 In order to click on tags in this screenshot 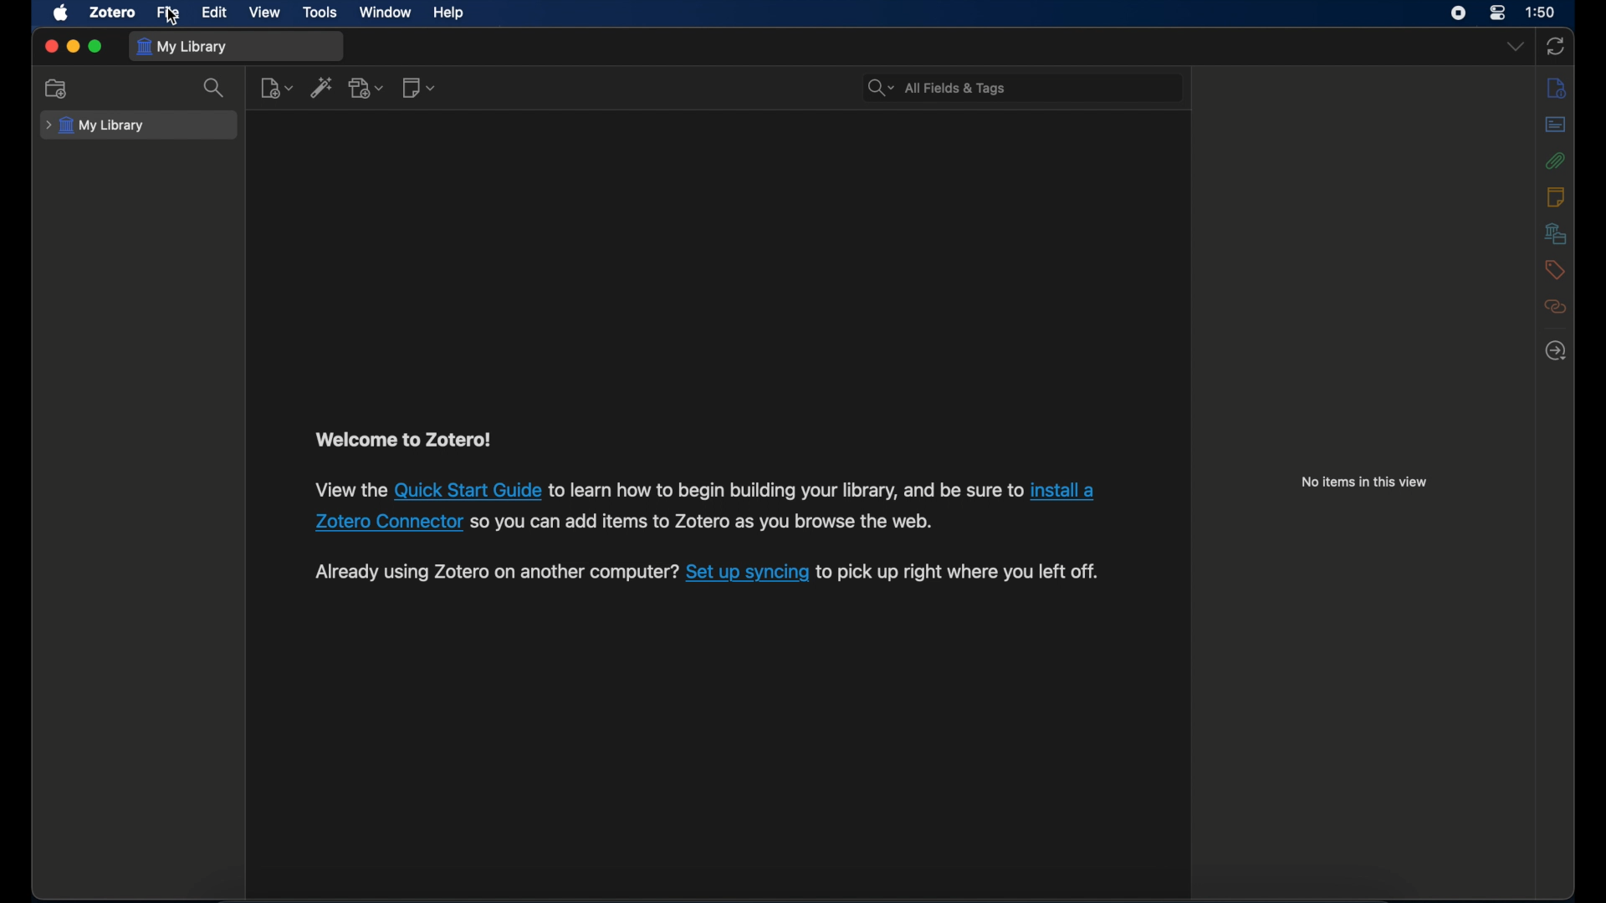, I will do `click(1552, 270)`.